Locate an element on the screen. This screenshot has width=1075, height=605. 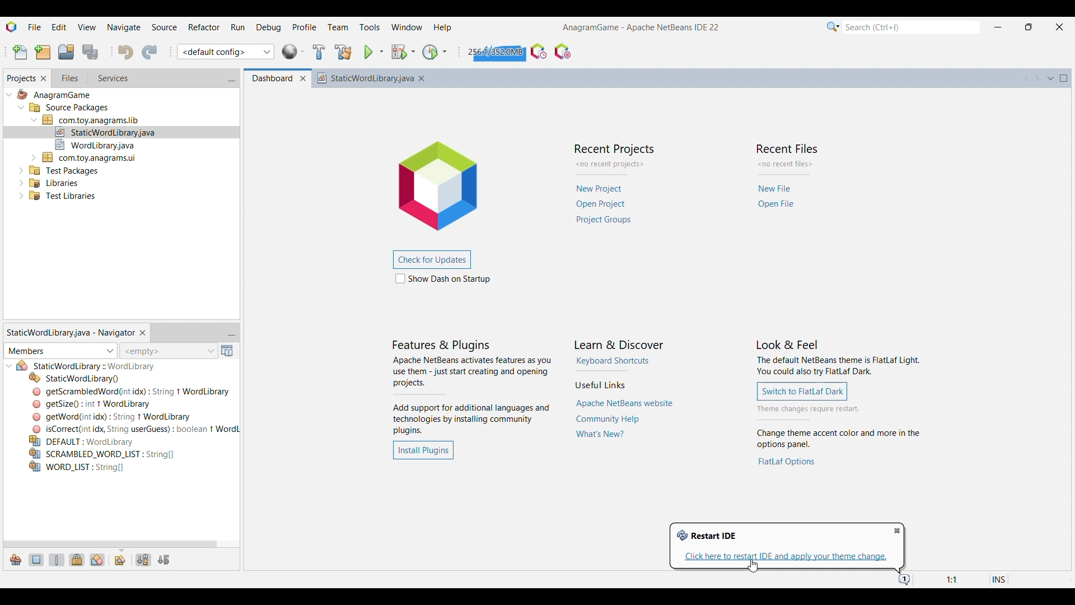
Click to collapse current file is located at coordinates (10, 366).